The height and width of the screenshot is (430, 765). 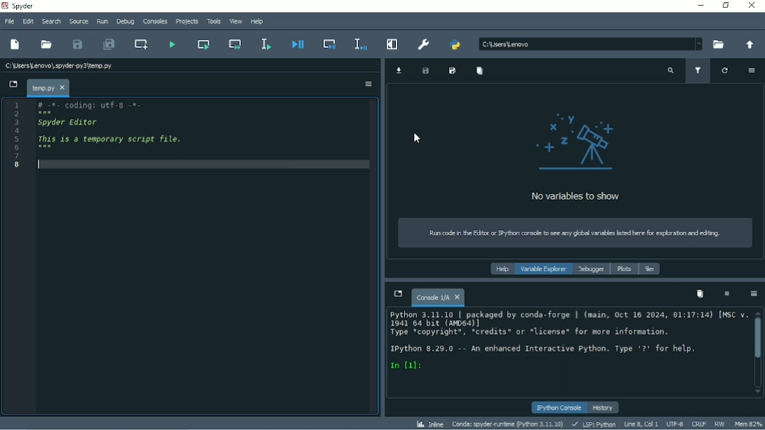 I want to click on Preferences, so click(x=424, y=44).